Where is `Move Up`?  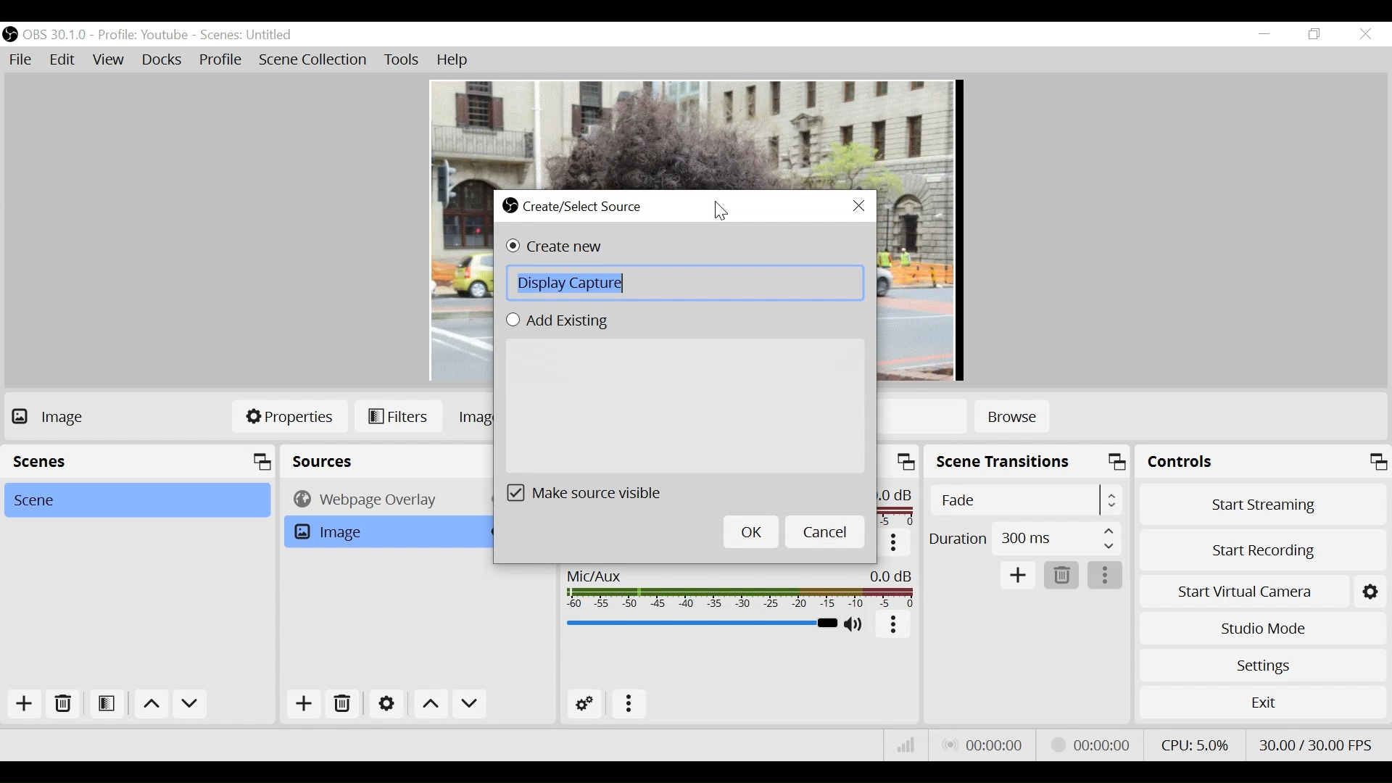
Move Up is located at coordinates (150, 705).